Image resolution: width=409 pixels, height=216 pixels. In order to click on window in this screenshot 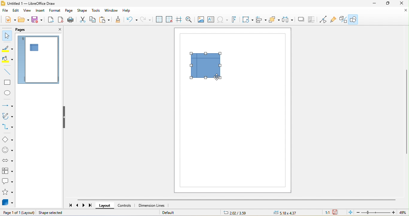, I will do `click(112, 11)`.